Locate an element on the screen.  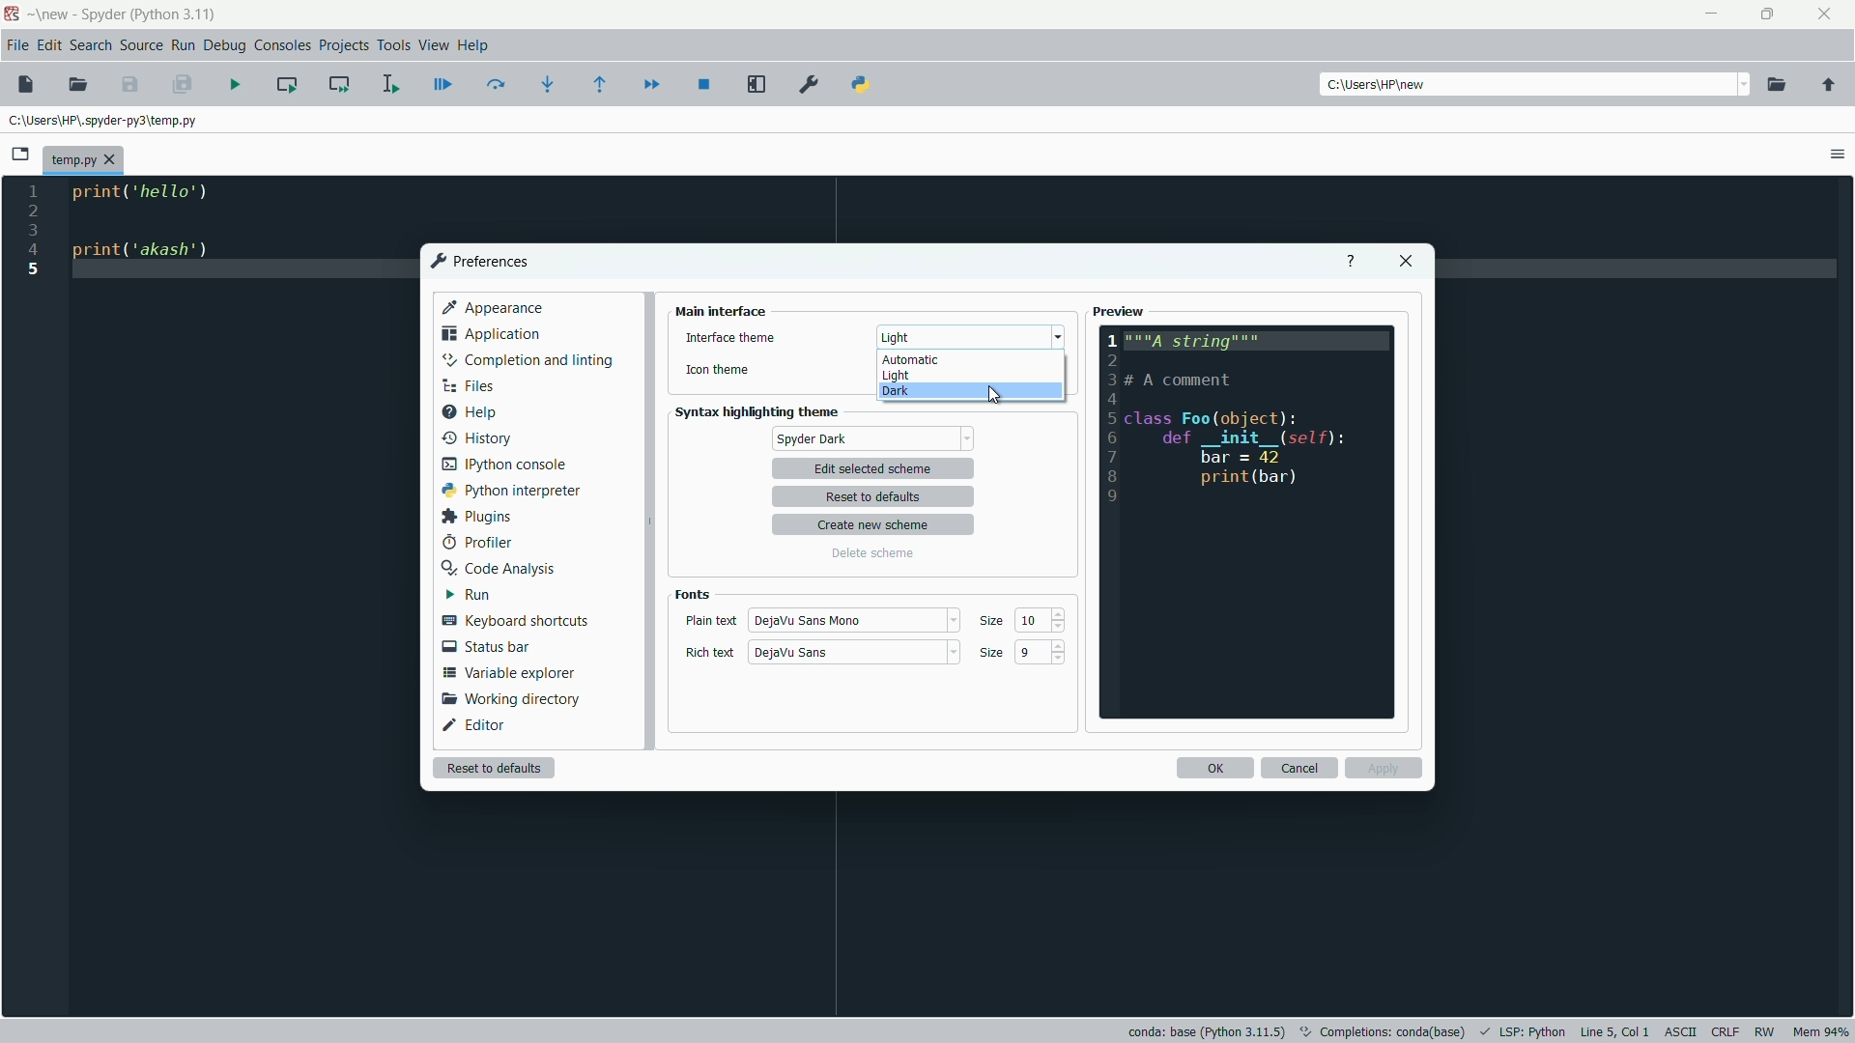
open file is located at coordinates (78, 85).